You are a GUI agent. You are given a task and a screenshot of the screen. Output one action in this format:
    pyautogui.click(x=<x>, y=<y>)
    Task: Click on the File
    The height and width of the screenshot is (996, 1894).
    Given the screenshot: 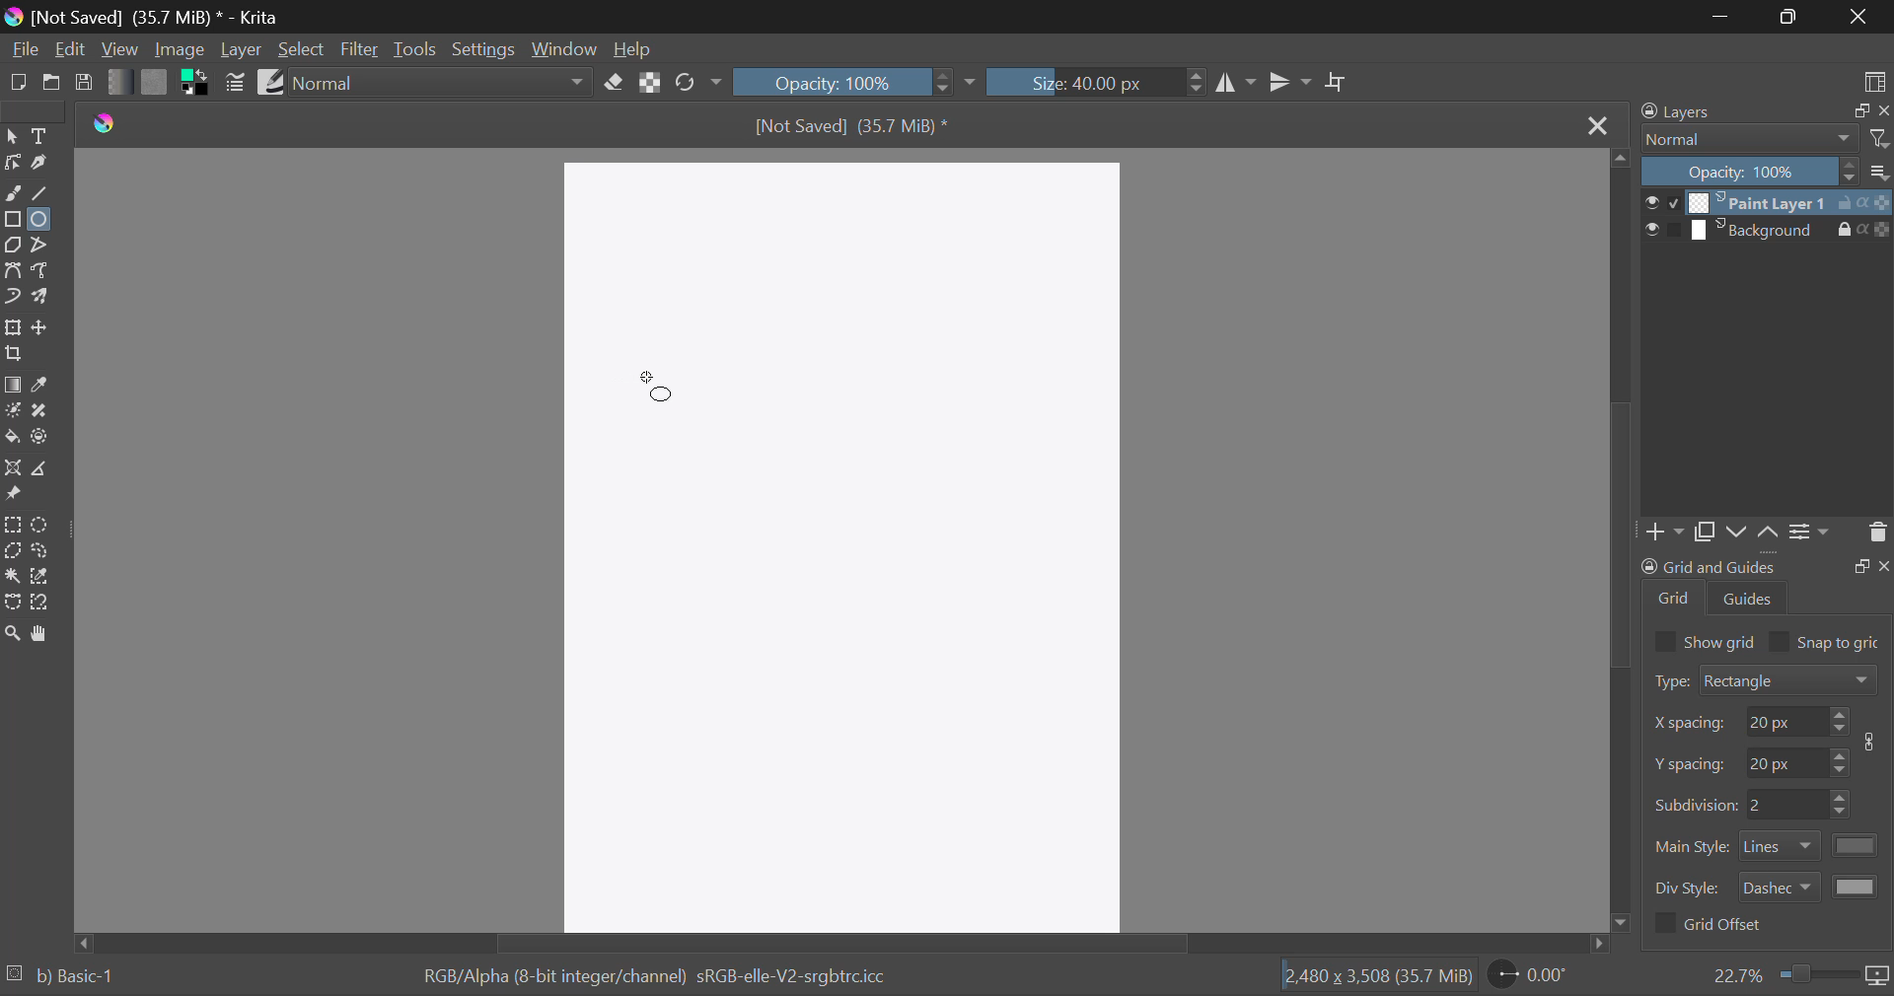 What is the action you would take?
    pyautogui.click(x=24, y=52)
    